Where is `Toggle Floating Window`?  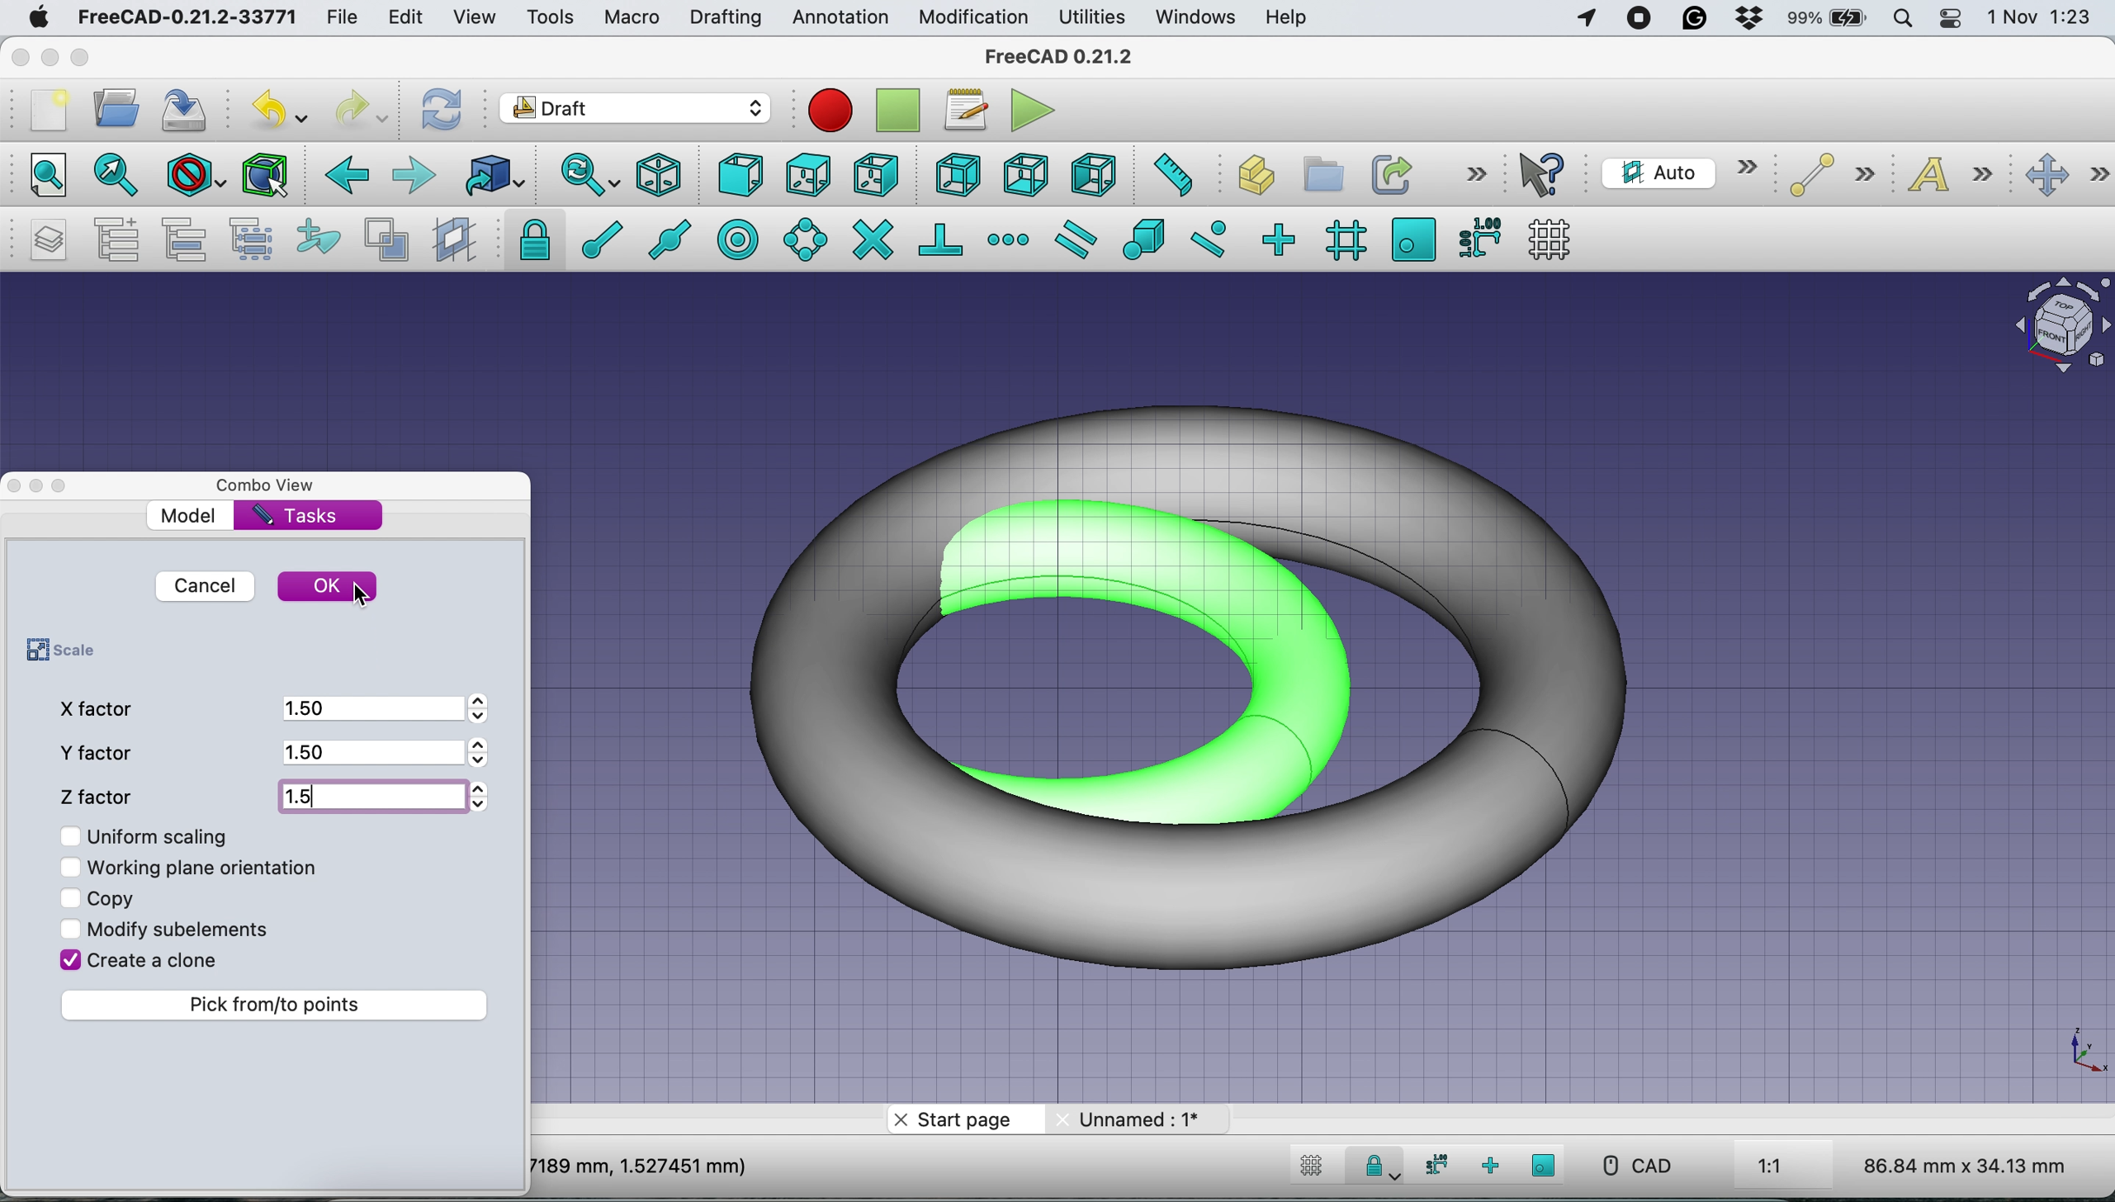 Toggle Floating Window is located at coordinates (39, 487).